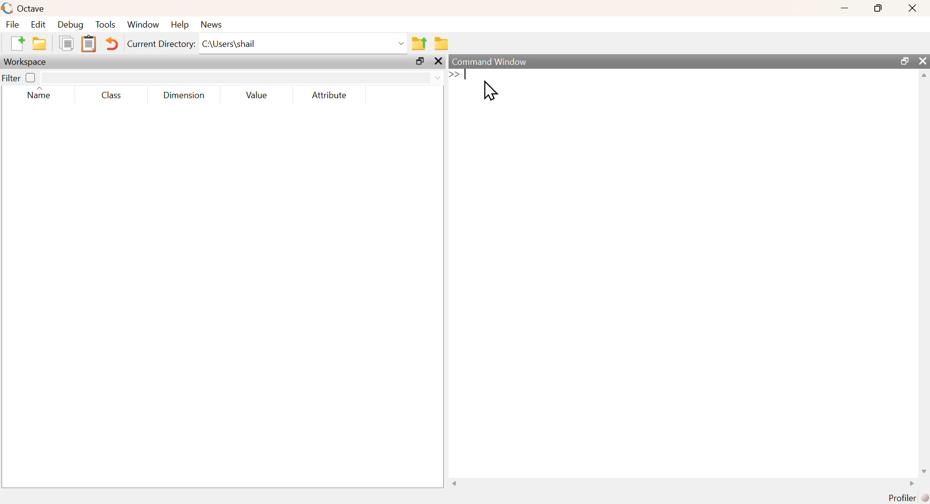  I want to click on Workspace;, so click(26, 62).